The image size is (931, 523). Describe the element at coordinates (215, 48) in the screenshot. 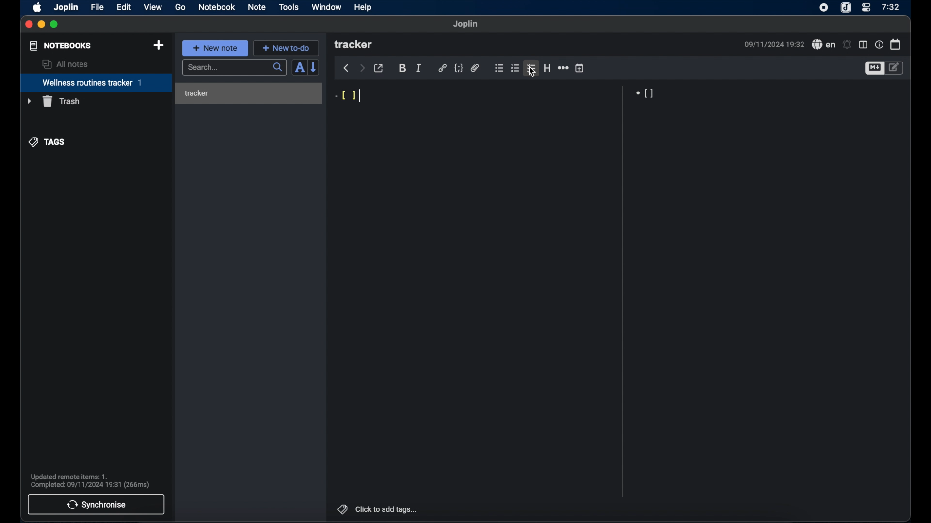

I see `+ new note` at that location.